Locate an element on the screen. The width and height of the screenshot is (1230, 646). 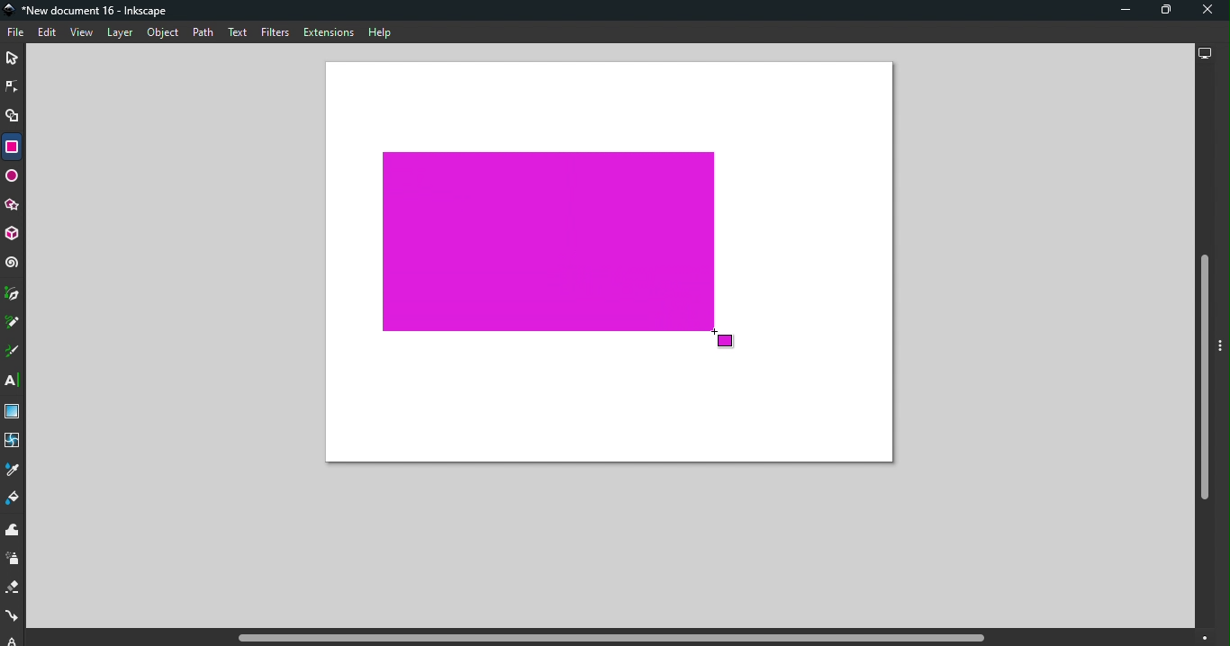
Pen tool is located at coordinates (14, 294).